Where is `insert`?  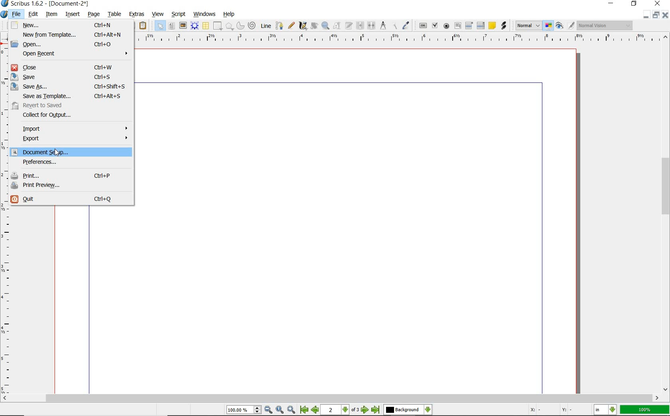 insert is located at coordinates (73, 14).